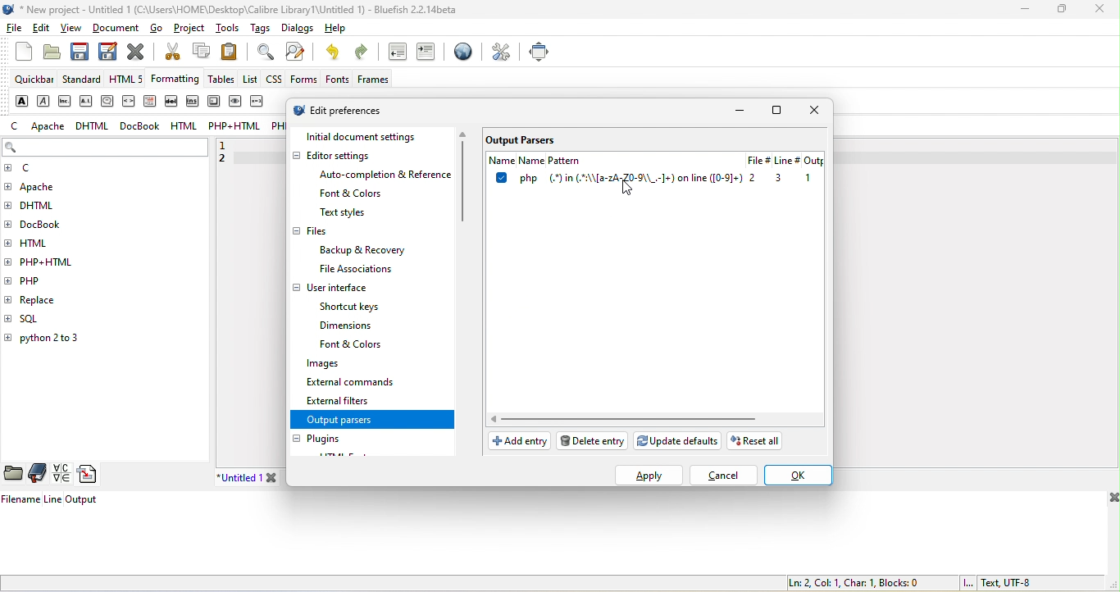 The image size is (1120, 592). Describe the element at coordinates (316, 365) in the screenshot. I see `images` at that location.